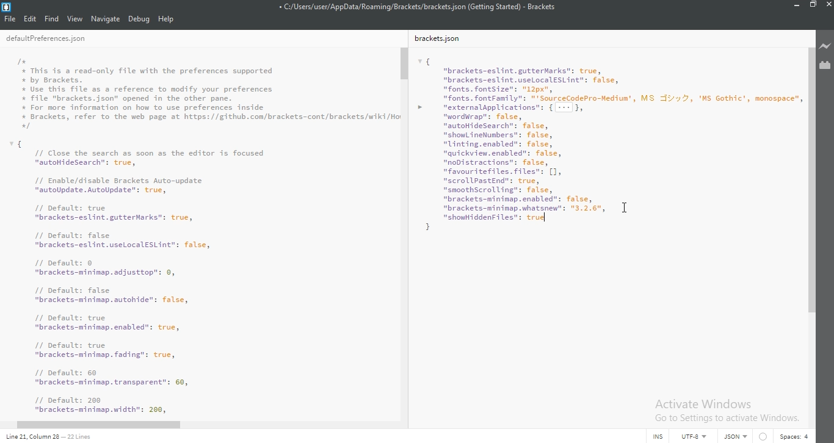  What do you see at coordinates (166, 20) in the screenshot?
I see `help` at bounding box center [166, 20].